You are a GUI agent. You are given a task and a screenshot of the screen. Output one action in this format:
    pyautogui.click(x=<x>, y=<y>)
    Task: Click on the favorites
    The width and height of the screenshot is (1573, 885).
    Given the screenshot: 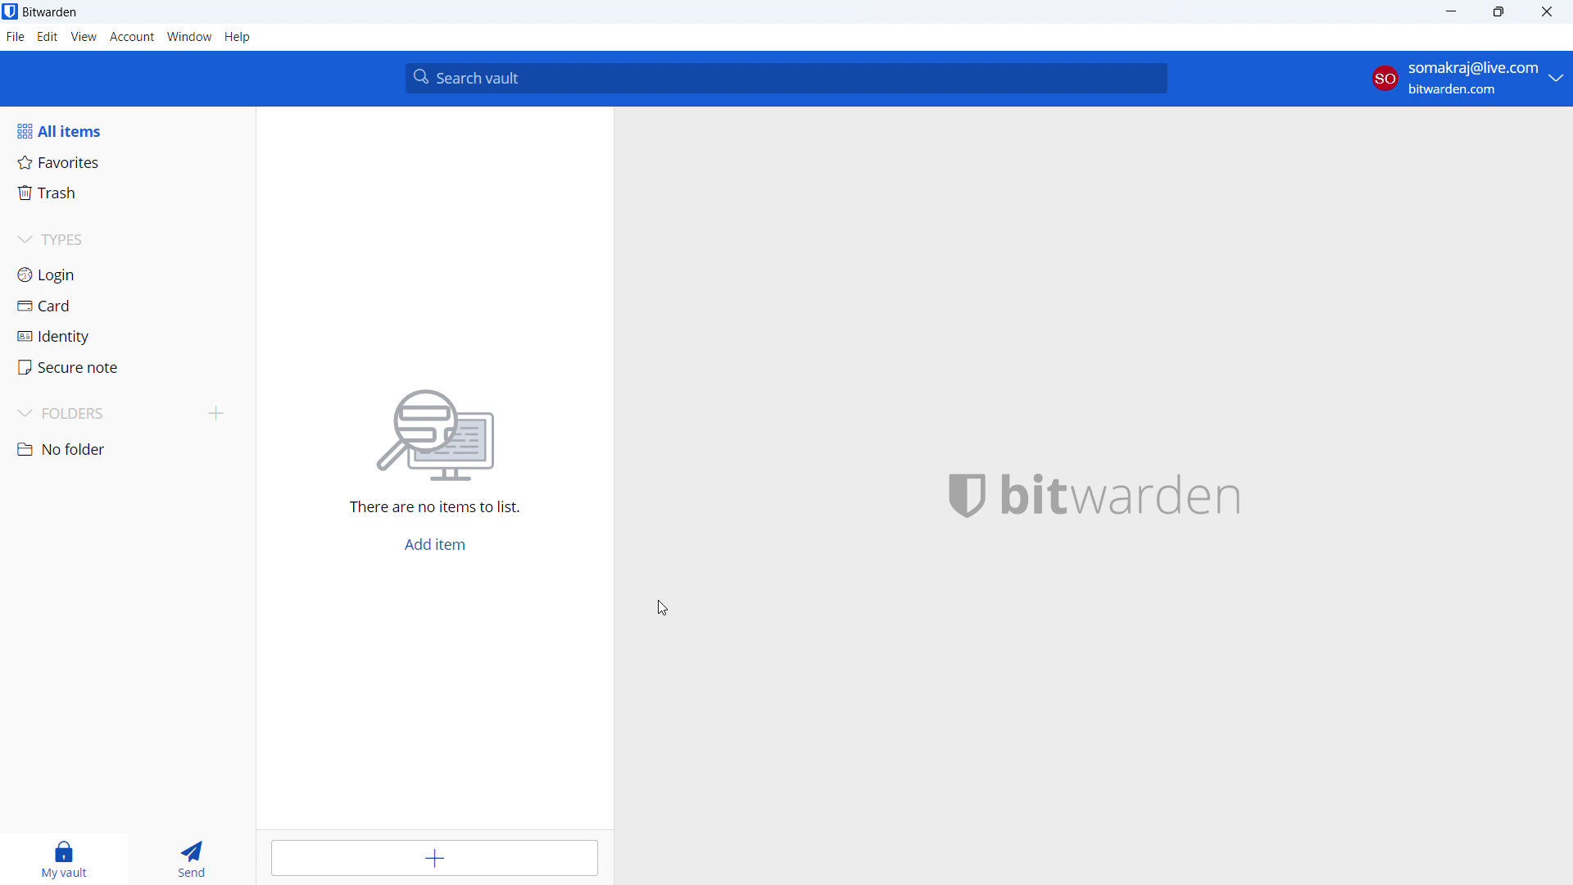 What is the action you would take?
    pyautogui.click(x=126, y=161)
    